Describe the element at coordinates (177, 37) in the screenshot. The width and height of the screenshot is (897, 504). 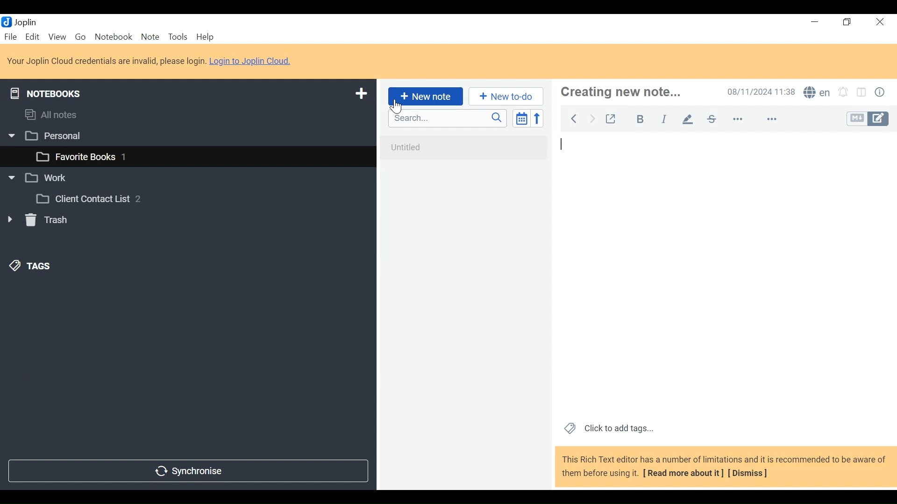
I see `Tools` at that location.